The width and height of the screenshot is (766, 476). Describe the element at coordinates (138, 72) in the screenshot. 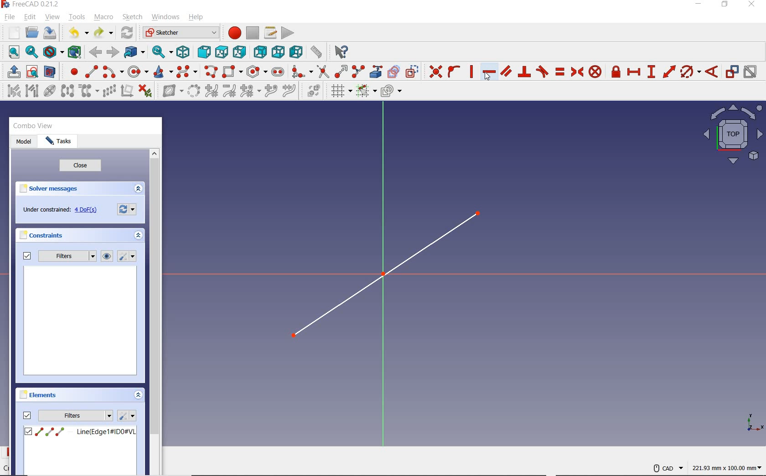

I see `CREATE CIRCLE` at that location.